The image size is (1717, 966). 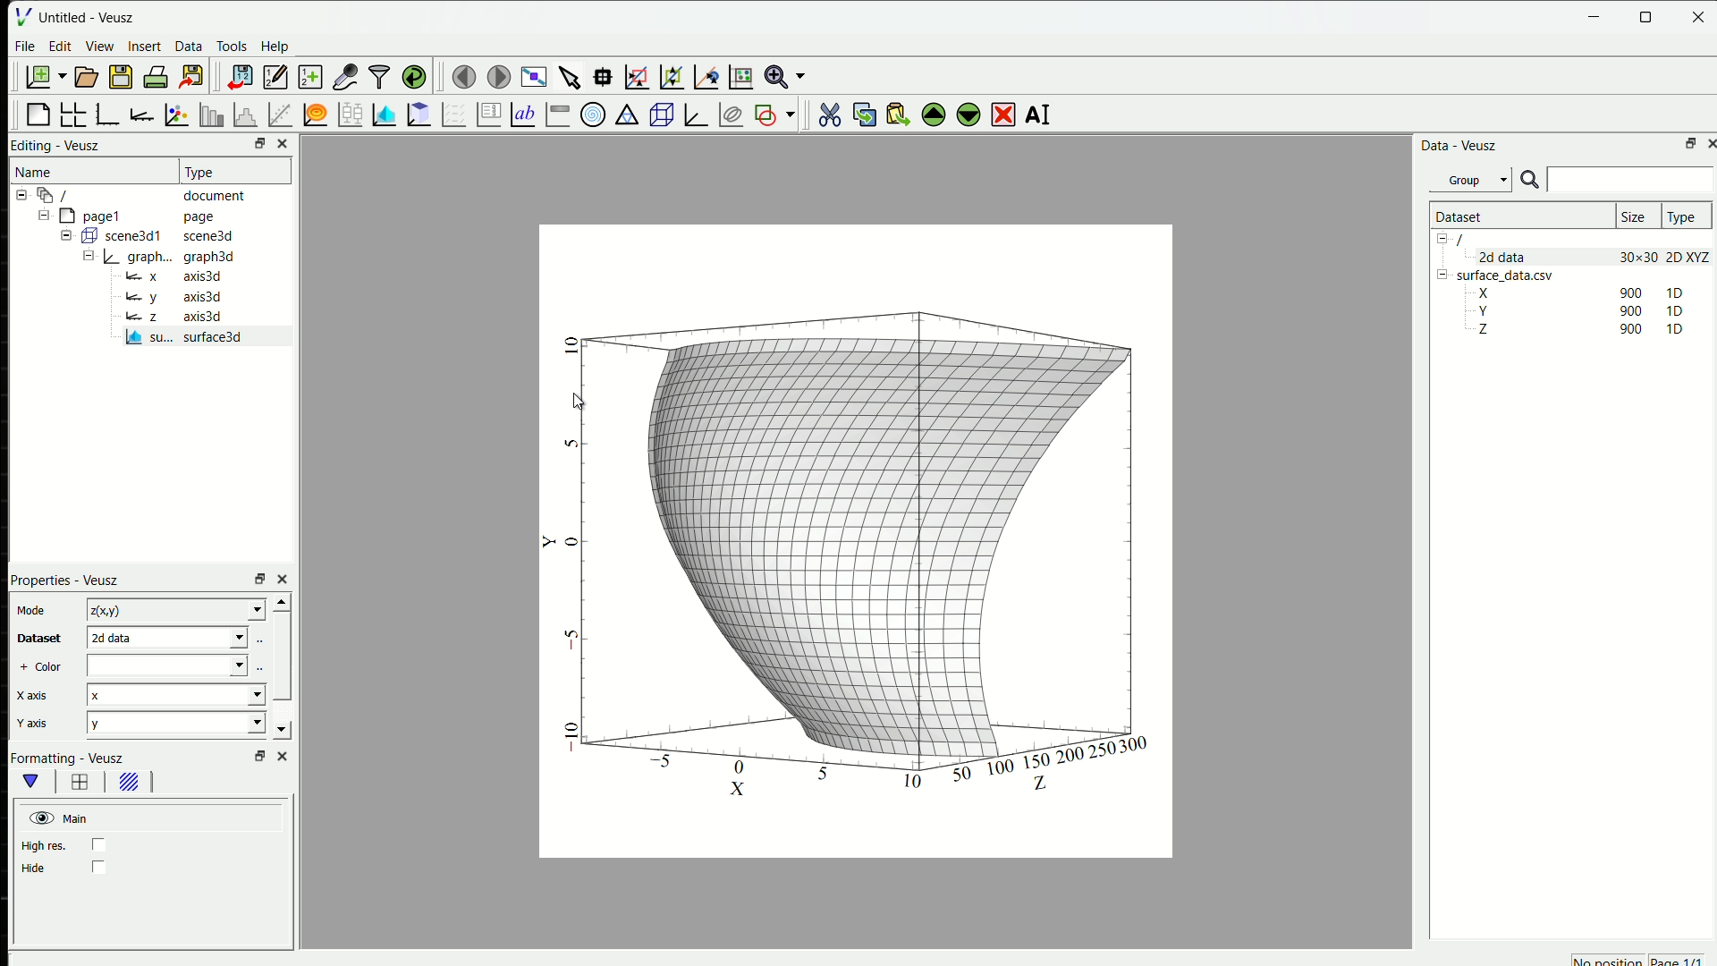 What do you see at coordinates (39, 114) in the screenshot?
I see `blank page` at bounding box center [39, 114].